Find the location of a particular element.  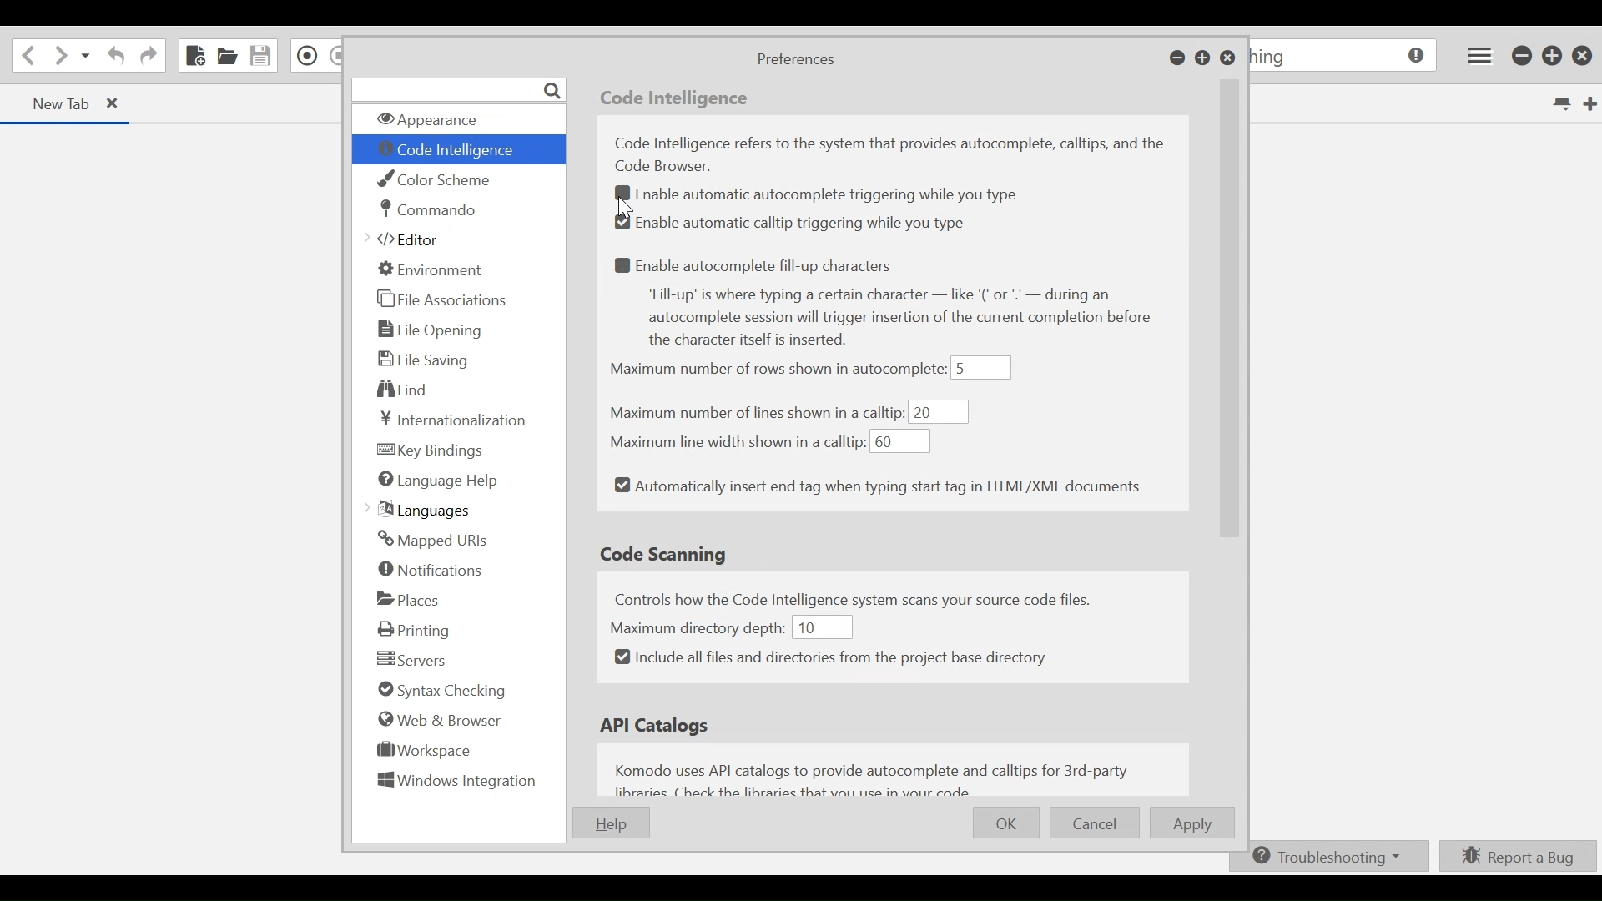

close is located at coordinates (1585, 55).